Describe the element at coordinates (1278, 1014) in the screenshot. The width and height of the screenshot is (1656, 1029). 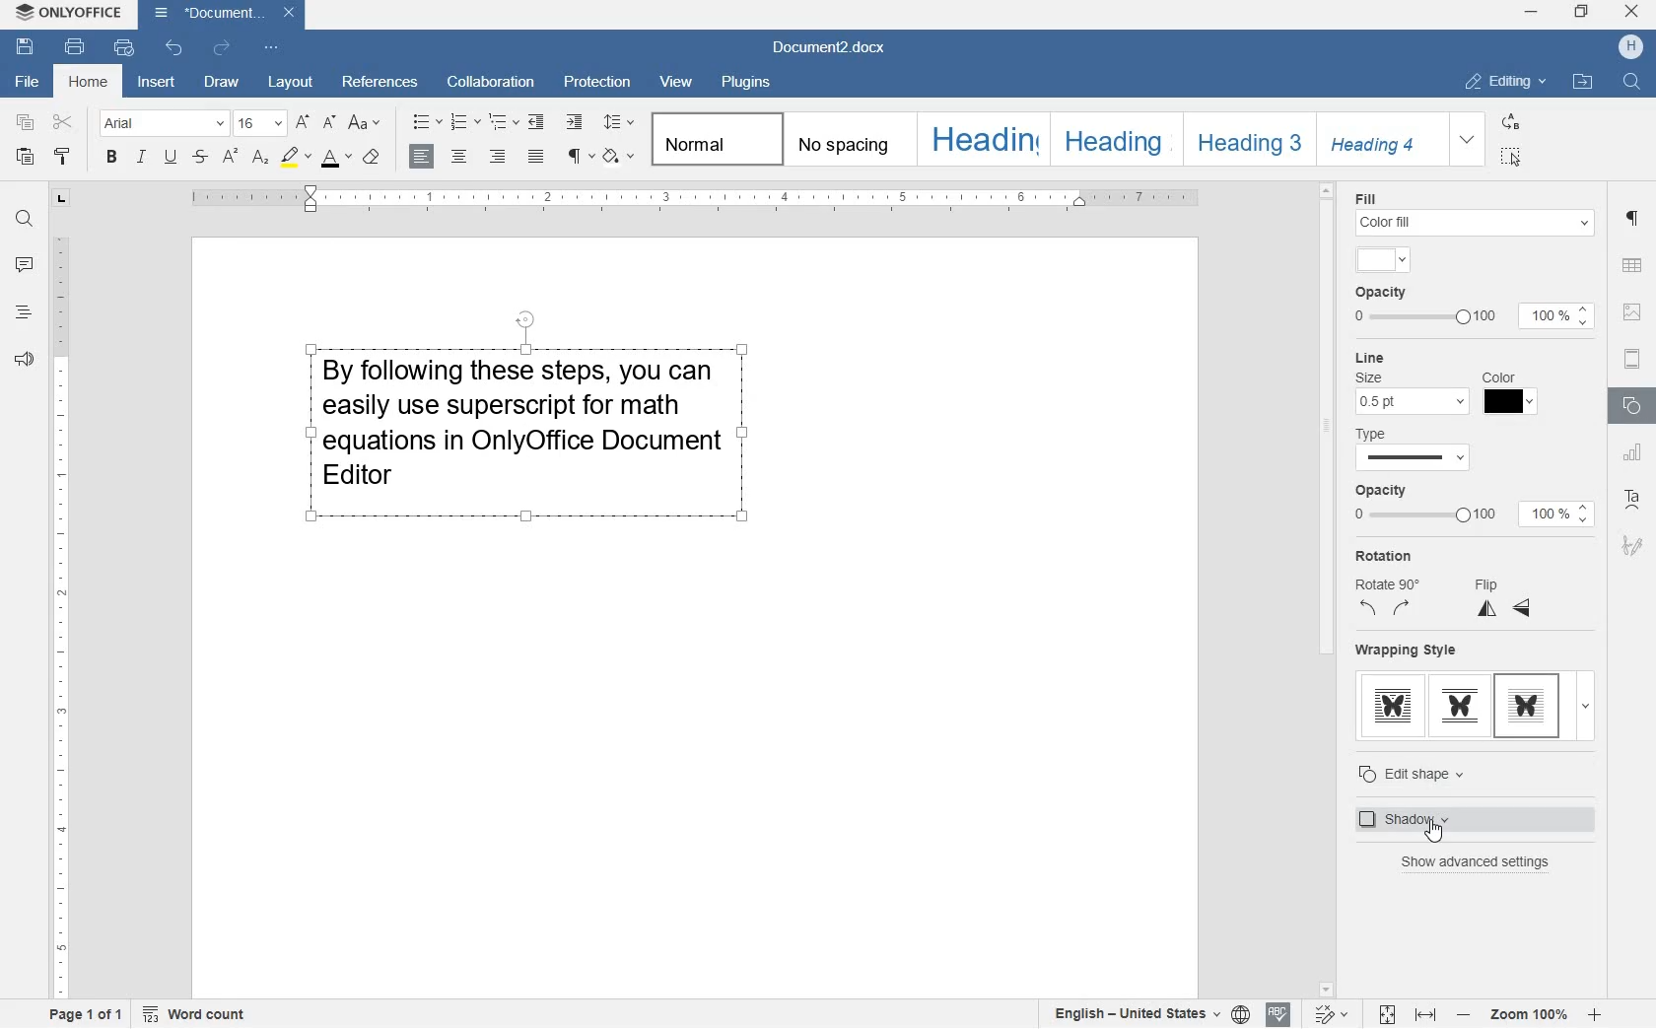
I see `spell checking` at that location.